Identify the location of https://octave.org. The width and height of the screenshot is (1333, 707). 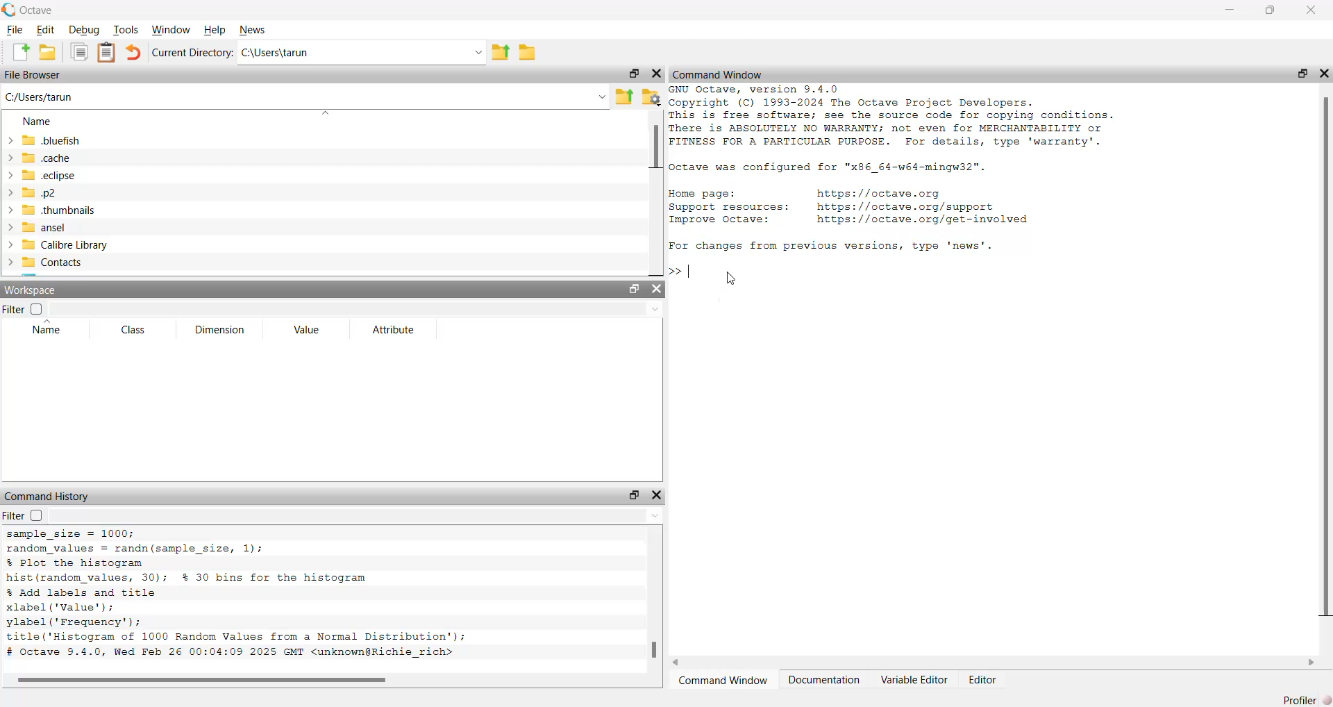
(882, 192).